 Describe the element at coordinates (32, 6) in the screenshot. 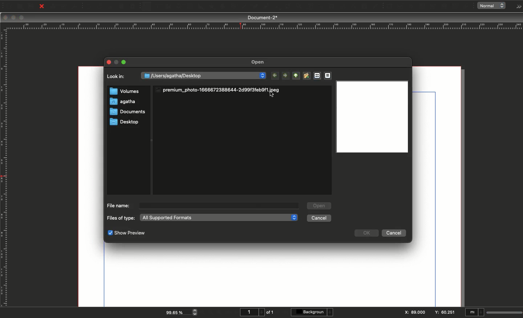

I see `Save` at that location.